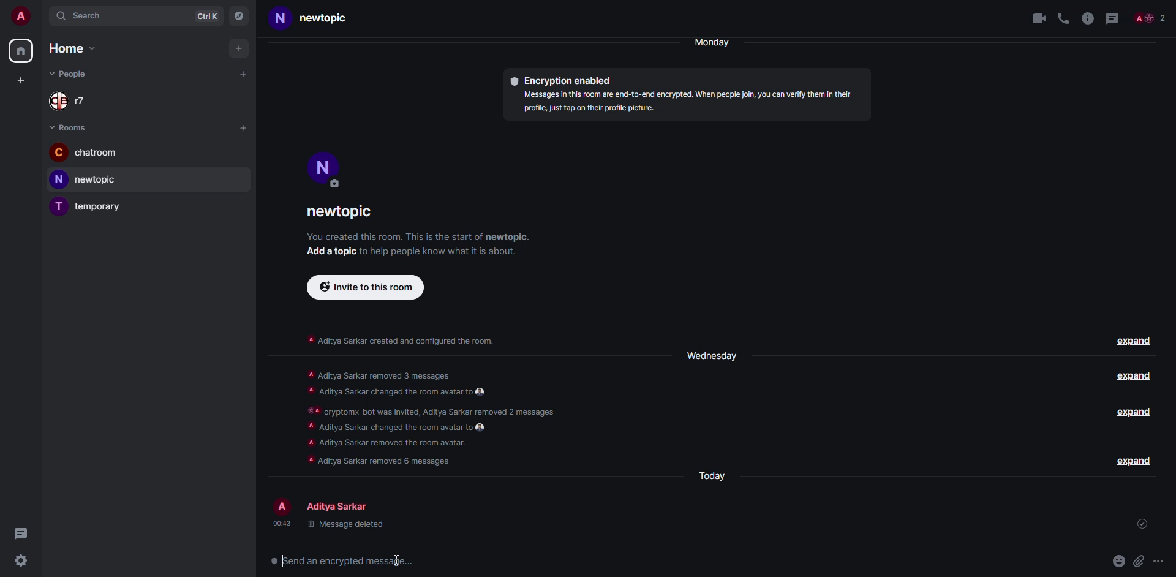  What do you see at coordinates (20, 532) in the screenshot?
I see `threads` at bounding box center [20, 532].